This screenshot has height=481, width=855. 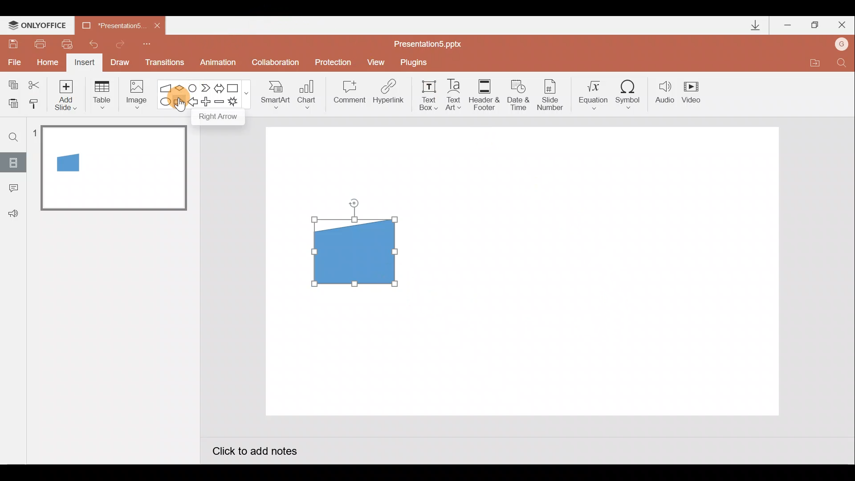 What do you see at coordinates (754, 26) in the screenshot?
I see `Downloads` at bounding box center [754, 26].